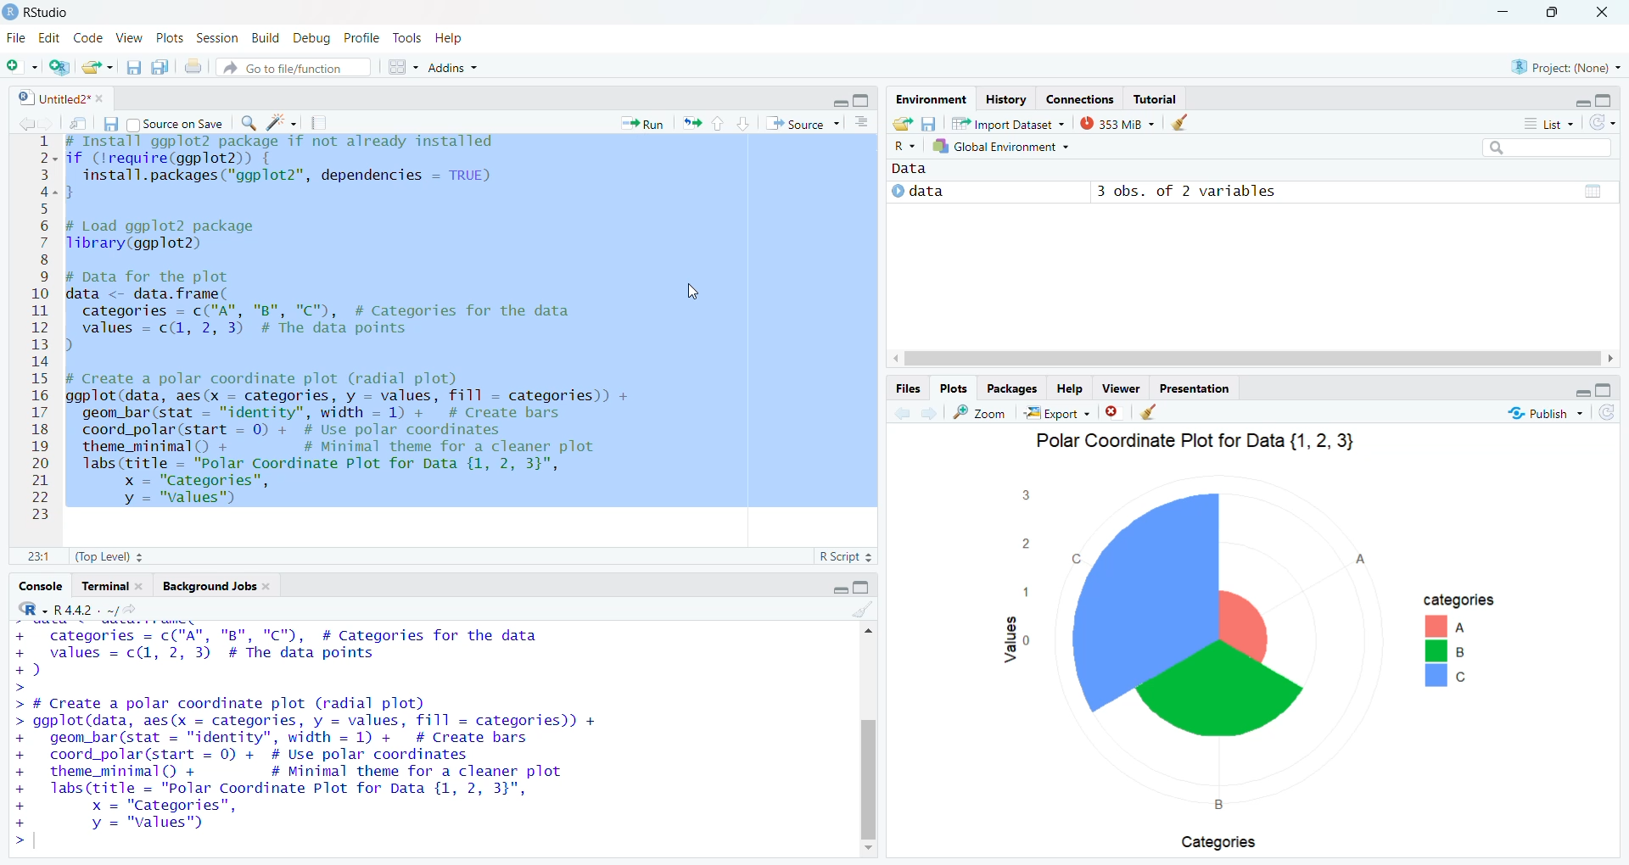 This screenshot has width=1629, height=865. Describe the element at coordinates (921, 192) in the screenshot. I see `data` at that location.